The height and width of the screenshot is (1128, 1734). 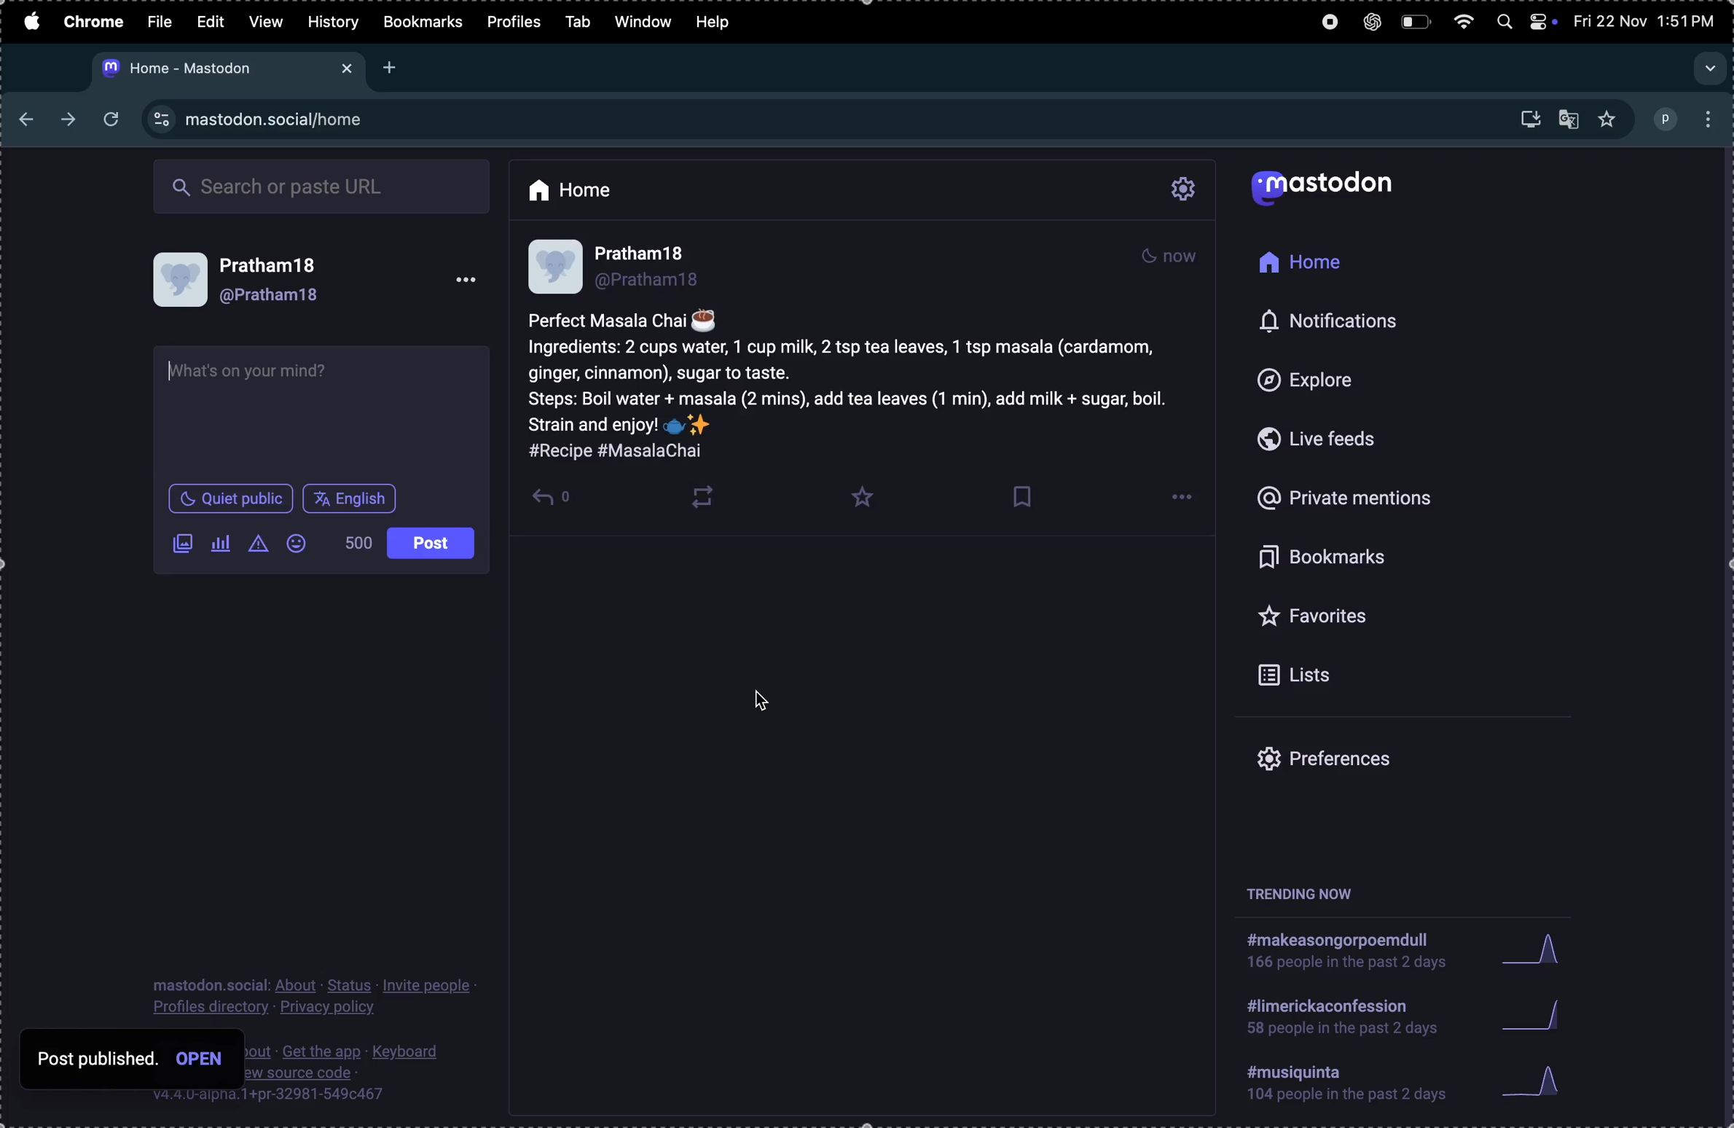 I want to click on battery, so click(x=1413, y=20).